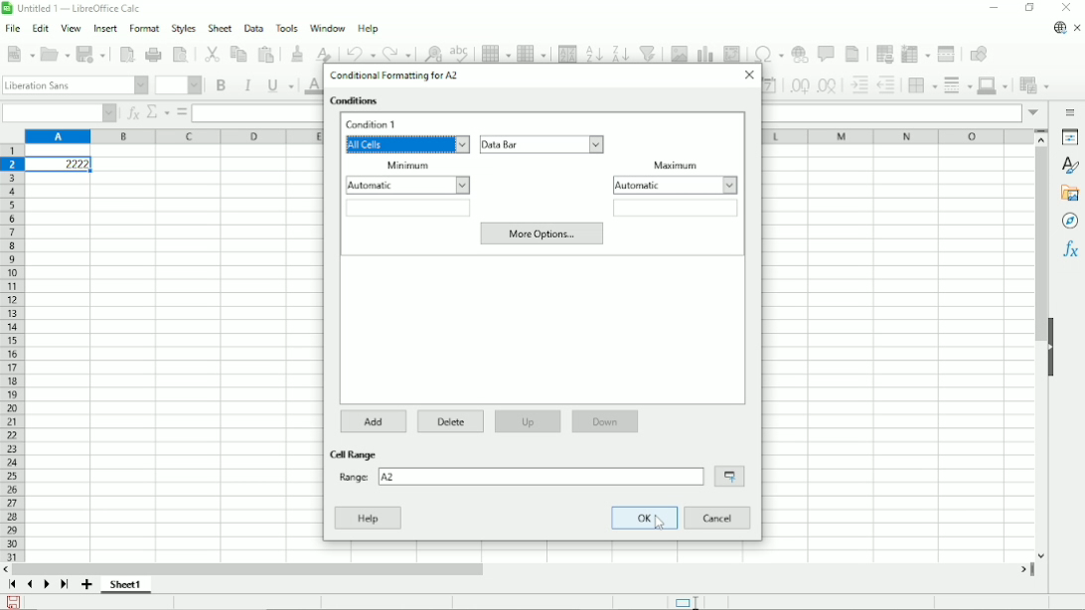 This screenshot has height=610, width=1085. I want to click on Copy, so click(238, 53).